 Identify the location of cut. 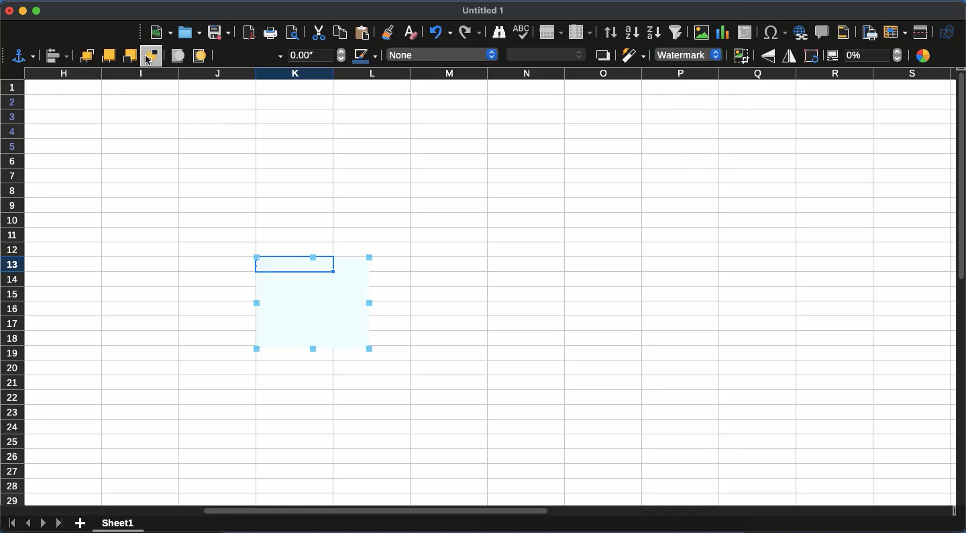
(317, 34).